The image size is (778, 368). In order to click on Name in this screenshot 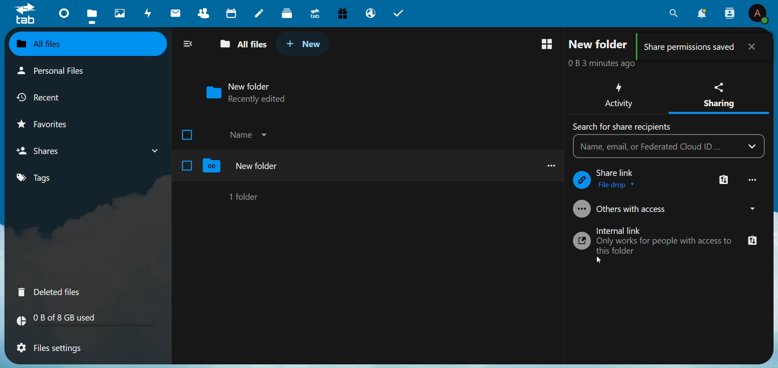, I will do `click(240, 135)`.